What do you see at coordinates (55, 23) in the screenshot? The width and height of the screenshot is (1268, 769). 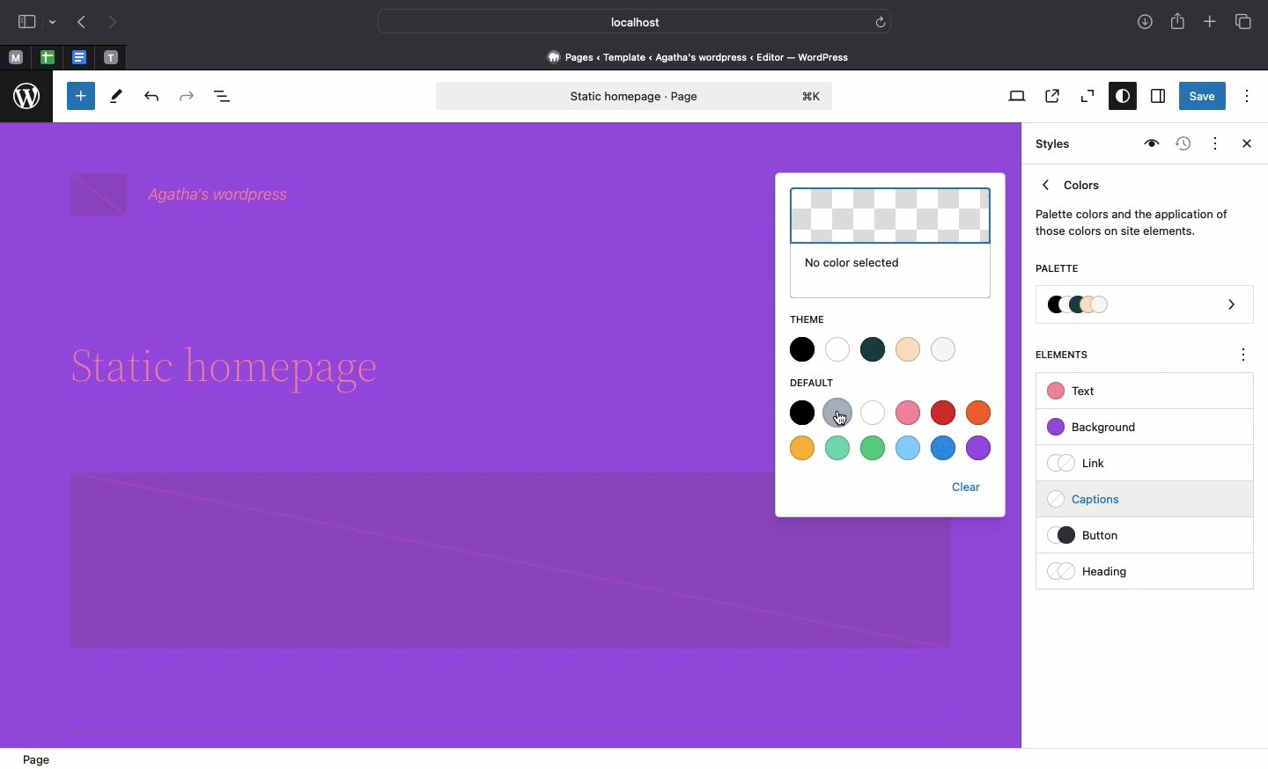 I see `drop-down` at bounding box center [55, 23].